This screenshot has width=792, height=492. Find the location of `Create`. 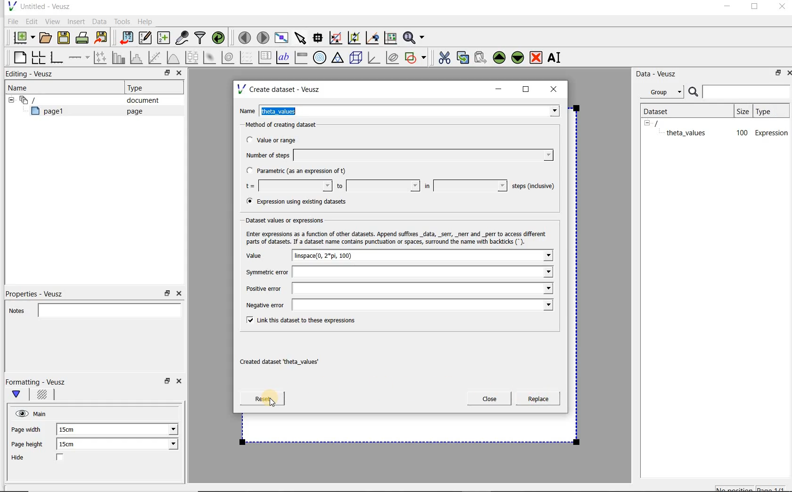

Create is located at coordinates (535, 400).